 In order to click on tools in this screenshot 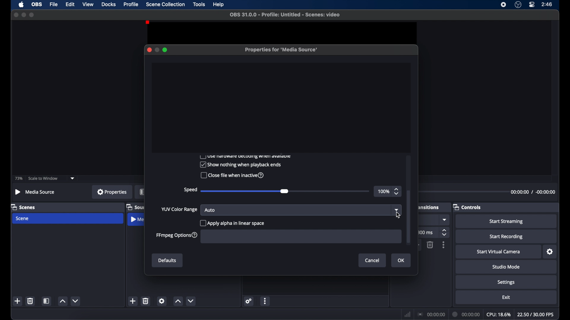, I will do `click(199, 4)`.